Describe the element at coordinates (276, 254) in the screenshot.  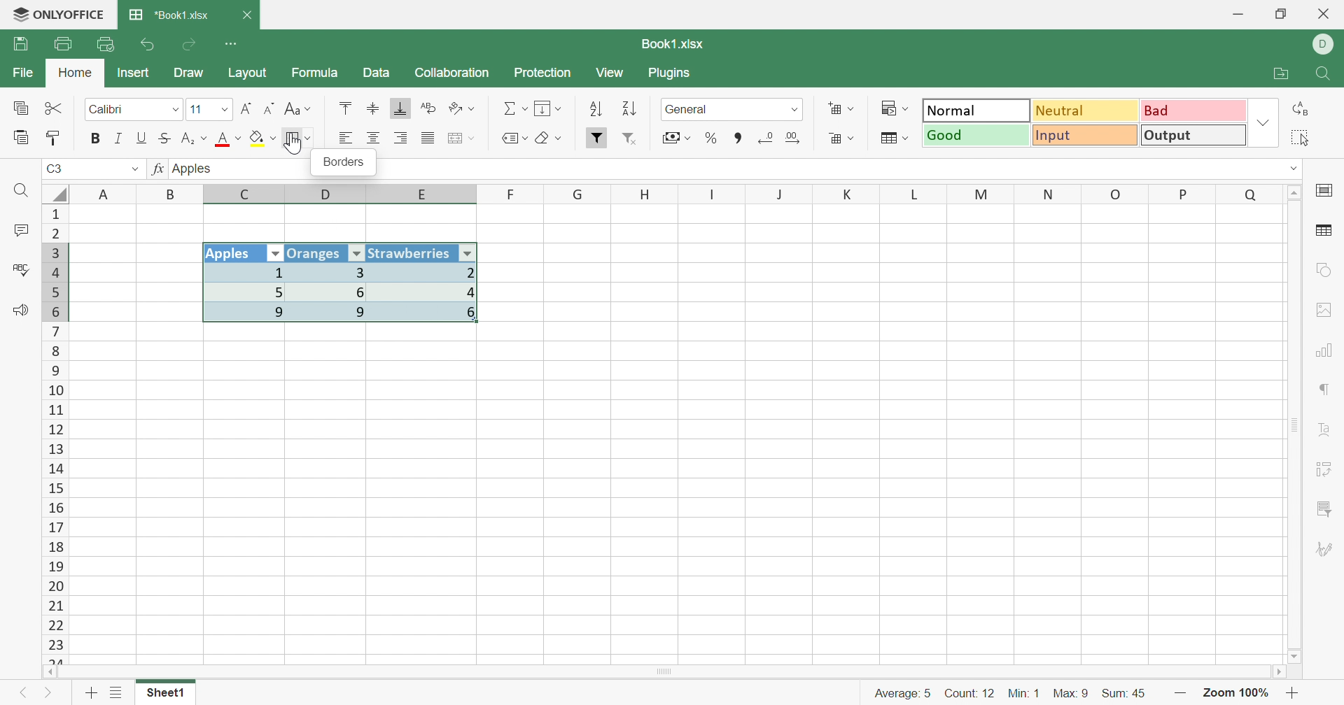
I see `Autofilter` at that location.